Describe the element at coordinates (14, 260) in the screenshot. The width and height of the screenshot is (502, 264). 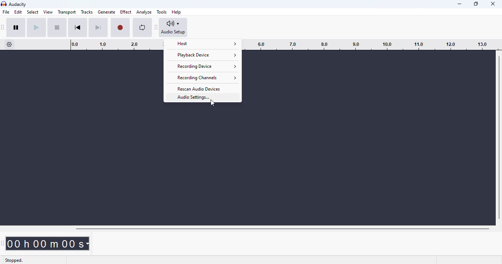
I see `stopped` at that location.